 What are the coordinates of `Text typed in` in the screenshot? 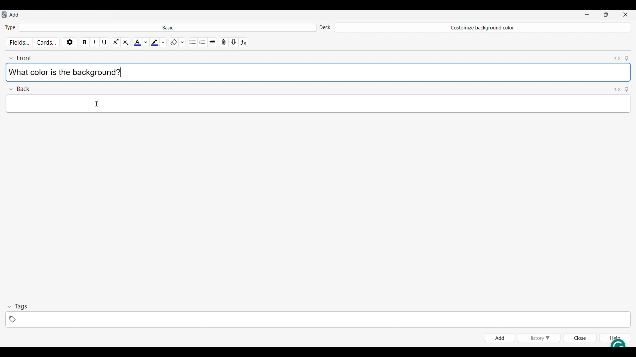 It's located at (68, 72).